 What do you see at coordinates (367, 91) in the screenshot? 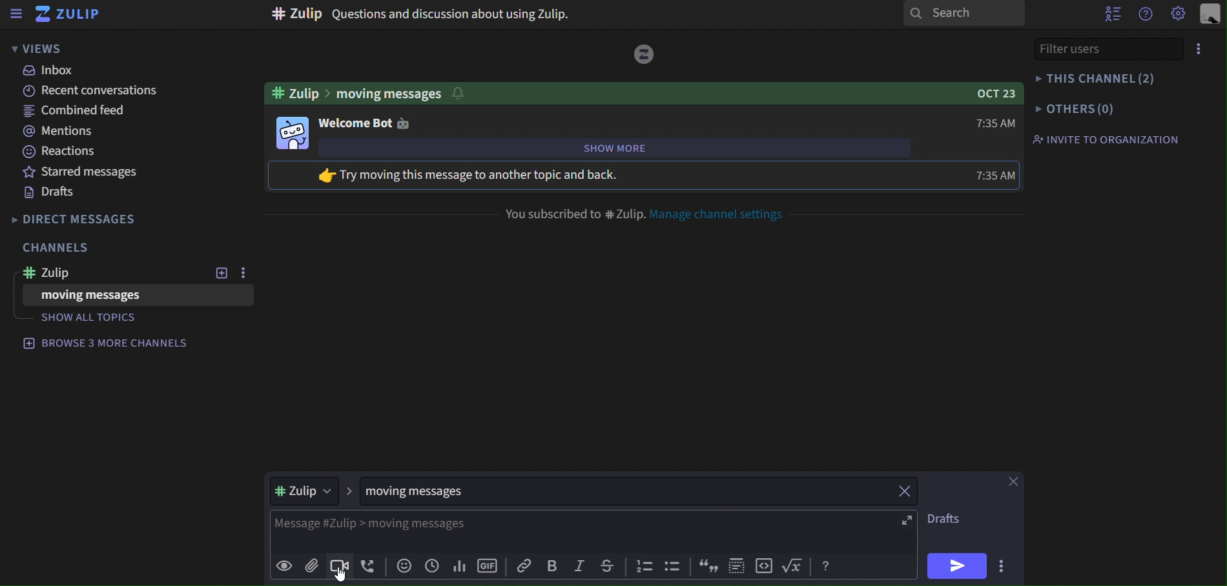
I see `#Zulip > moving messages` at bounding box center [367, 91].